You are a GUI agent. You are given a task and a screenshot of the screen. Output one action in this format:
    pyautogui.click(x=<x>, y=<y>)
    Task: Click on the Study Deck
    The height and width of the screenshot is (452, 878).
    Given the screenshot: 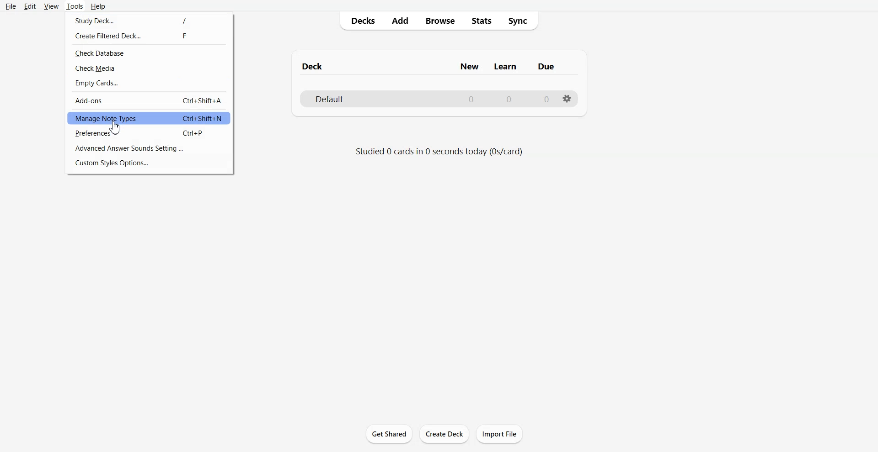 What is the action you would take?
    pyautogui.click(x=150, y=19)
    